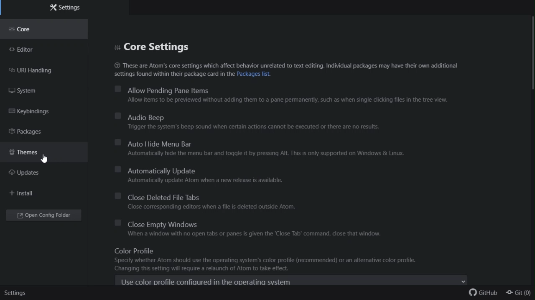  I want to click on These are Atom's core settings which affect behavior unrelated to text editing, Individual packages may have their own additional settings found within ther package card in the Packages Ist, so click(295, 69).